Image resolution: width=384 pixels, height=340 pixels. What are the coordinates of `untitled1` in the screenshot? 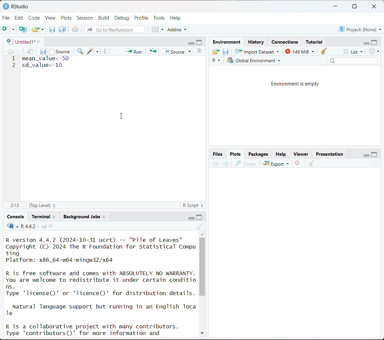 It's located at (19, 41).